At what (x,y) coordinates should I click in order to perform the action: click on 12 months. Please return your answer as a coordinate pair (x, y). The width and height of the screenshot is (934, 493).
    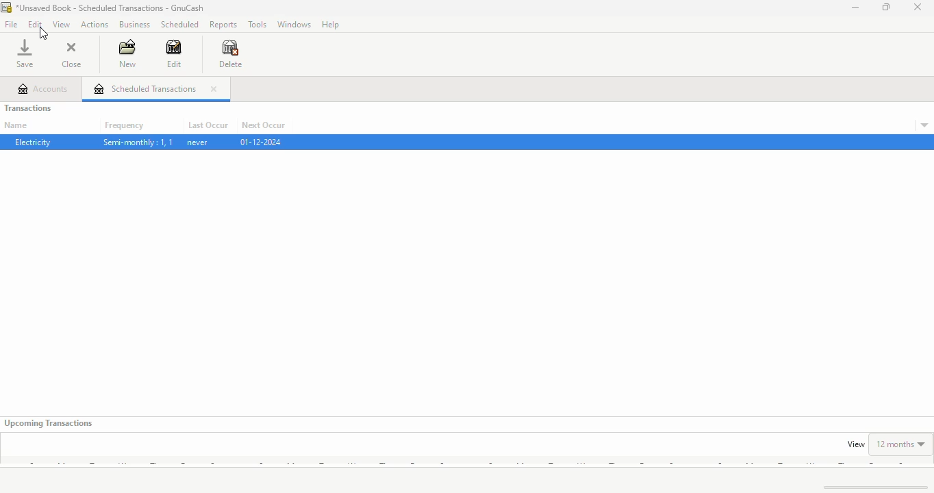
    Looking at the image, I should click on (901, 444).